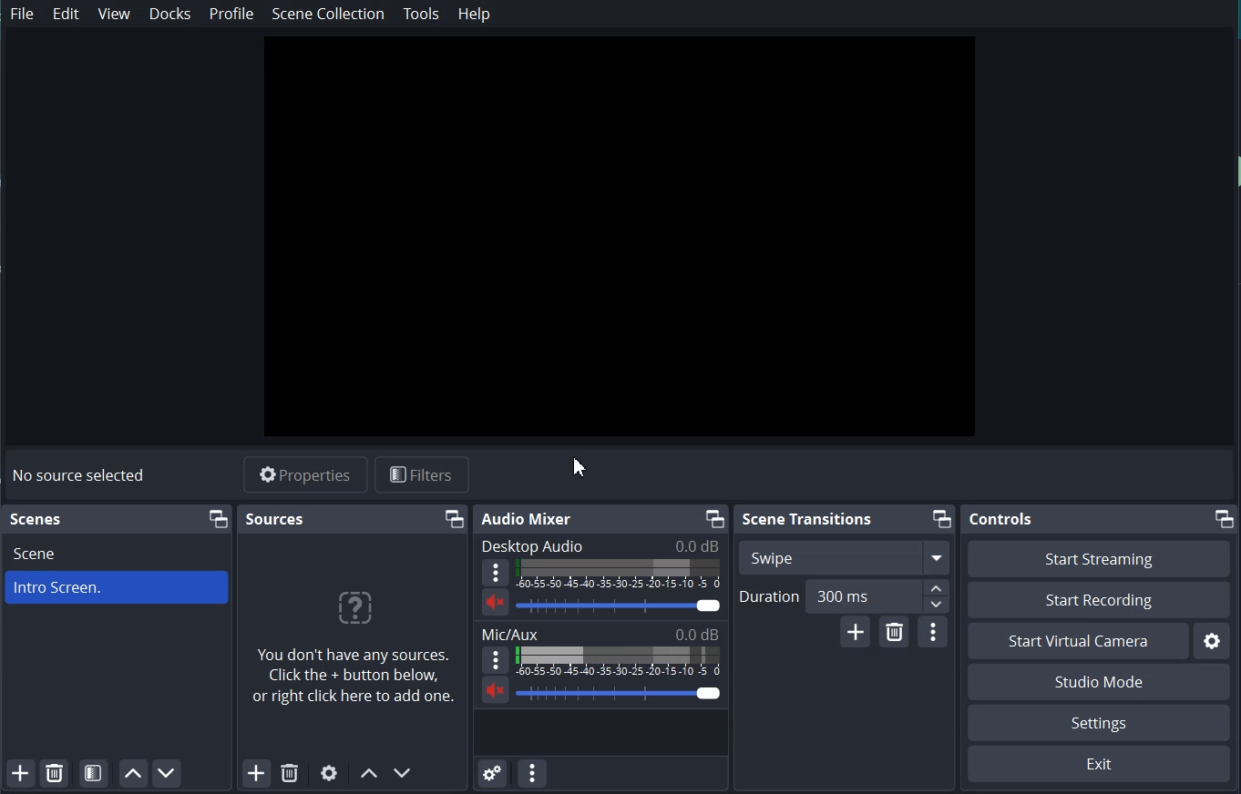 This screenshot has height=794, width=1241. Describe the element at coordinates (422, 15) in the screenshot. I see `Tools` at that location.